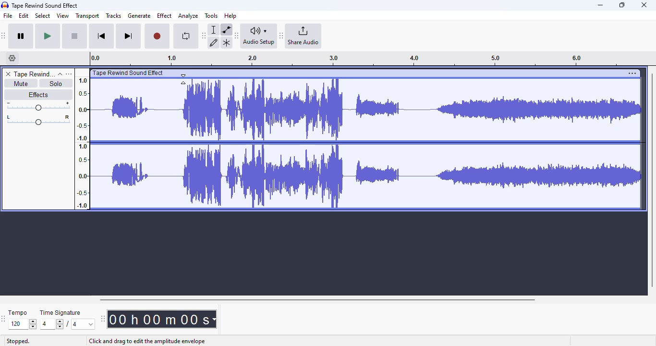 The width and height of the screenshot is (656, 346). I want to click on time signature, so click(61, 313).